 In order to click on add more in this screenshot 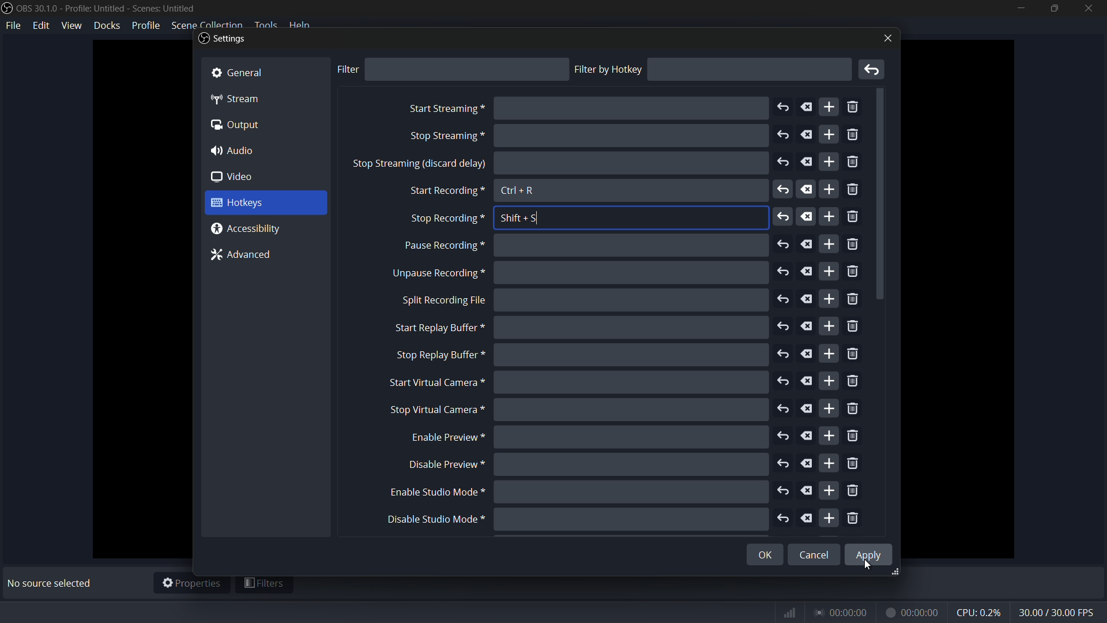, I will do `click(830, 517)`.